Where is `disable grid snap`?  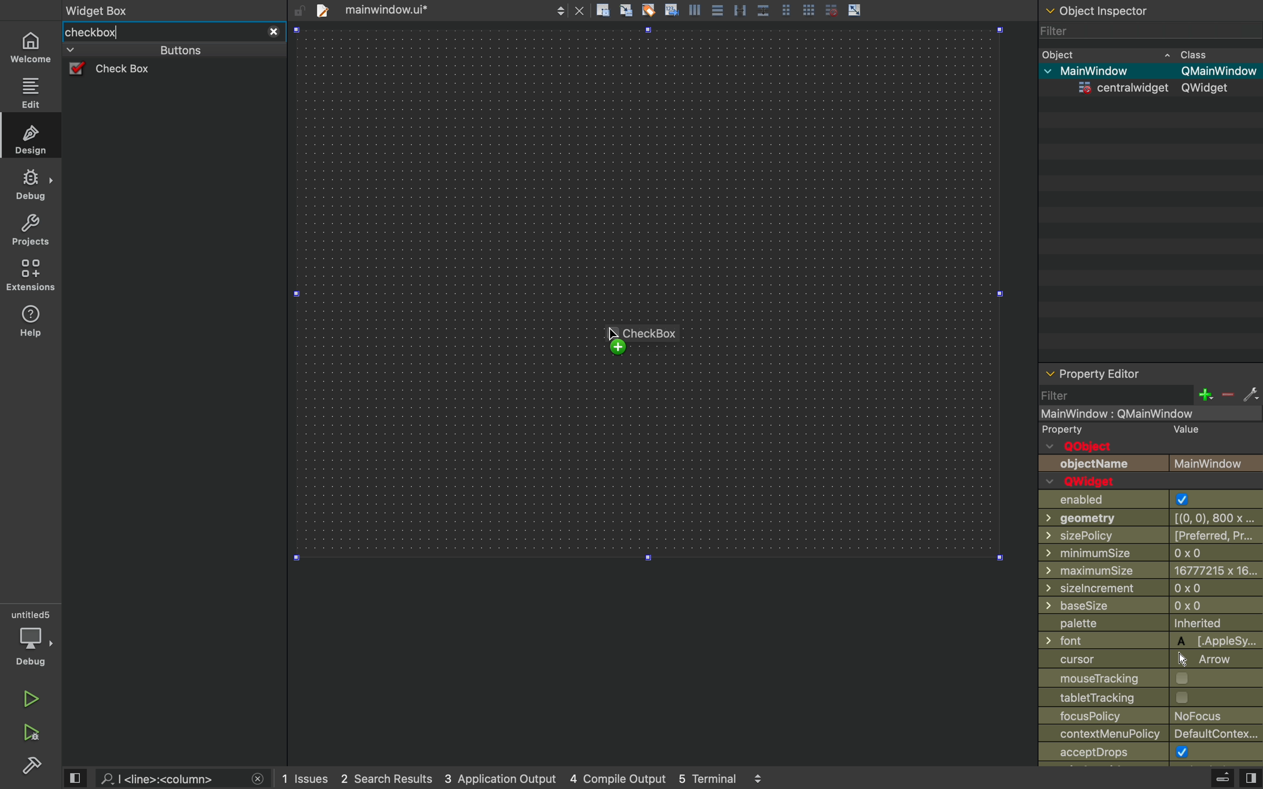
disable grid snap is located at coordinates (829, 9).